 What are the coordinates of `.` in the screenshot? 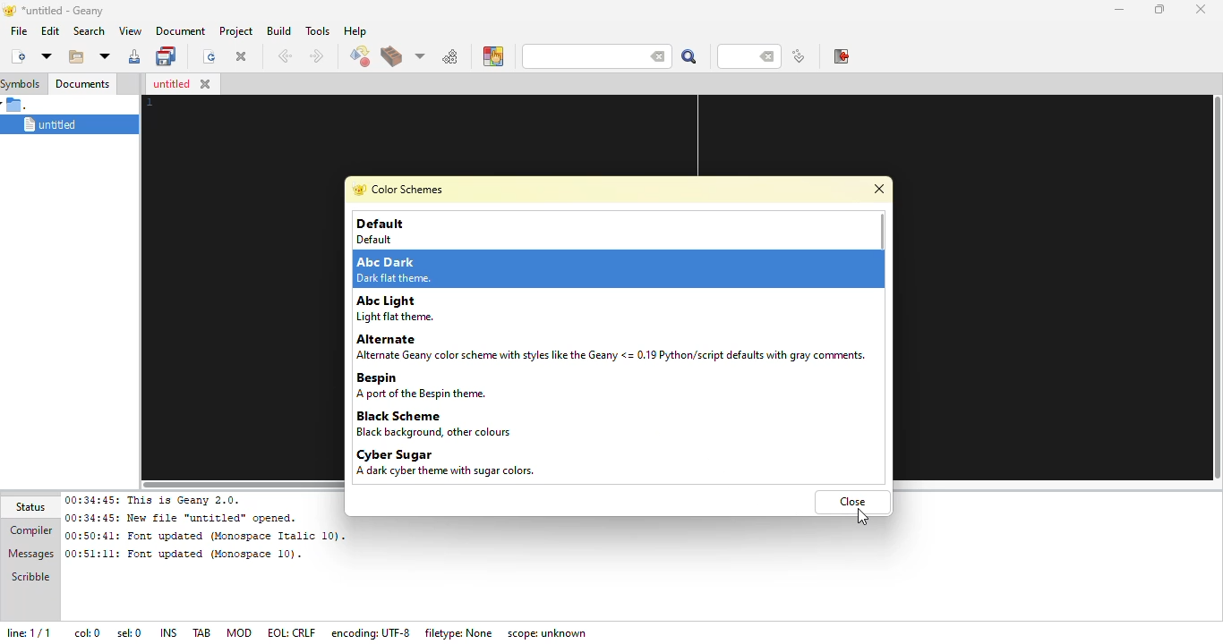 It's located at (18, 105).